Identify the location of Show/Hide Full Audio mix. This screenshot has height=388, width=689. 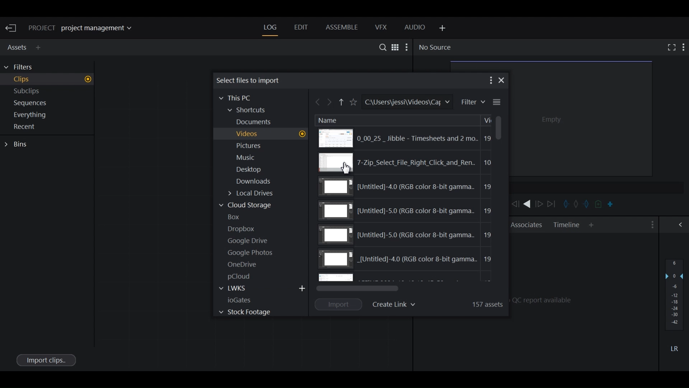
(682, 224).